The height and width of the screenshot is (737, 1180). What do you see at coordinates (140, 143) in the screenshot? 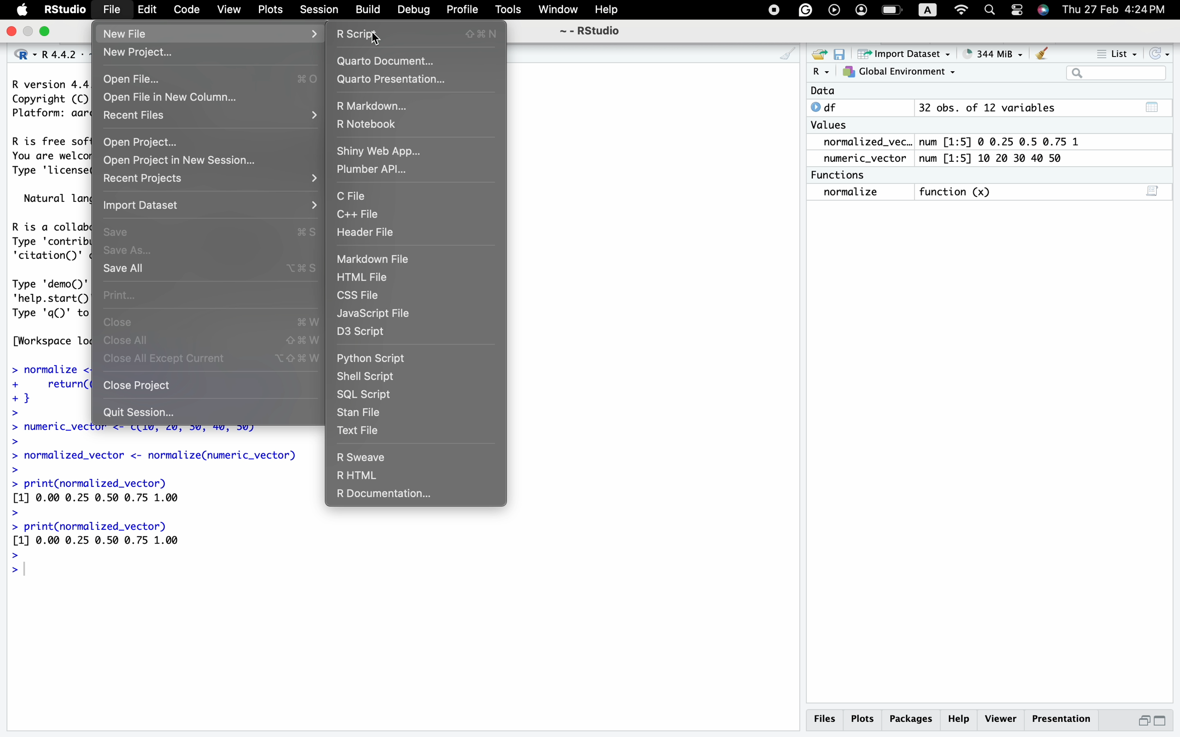
I see `Open Project...` at bounding box center [140, 143].